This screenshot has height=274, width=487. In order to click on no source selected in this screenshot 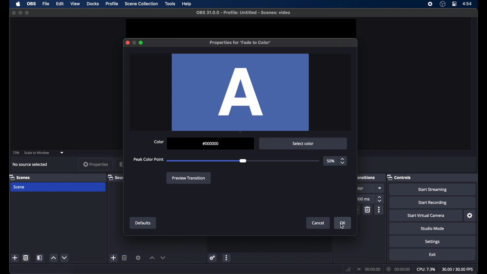, I will do `click(30, 164)`.